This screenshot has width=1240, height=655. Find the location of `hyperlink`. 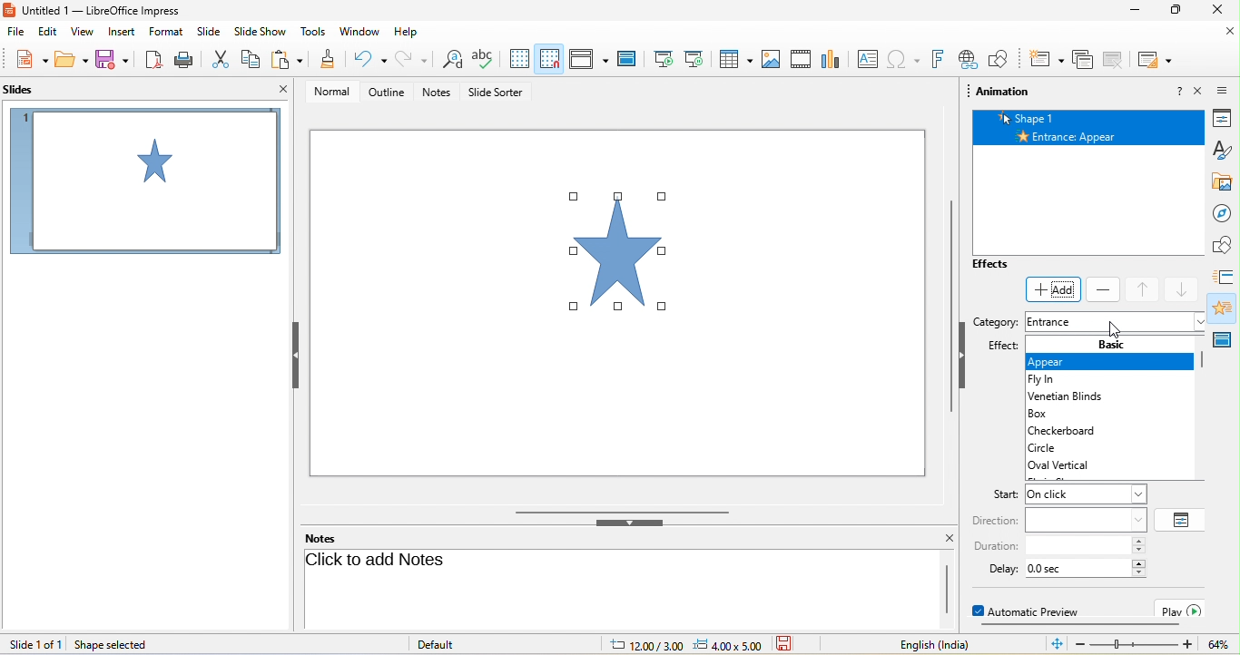

hyperlink is located at coordinates (968, 59).